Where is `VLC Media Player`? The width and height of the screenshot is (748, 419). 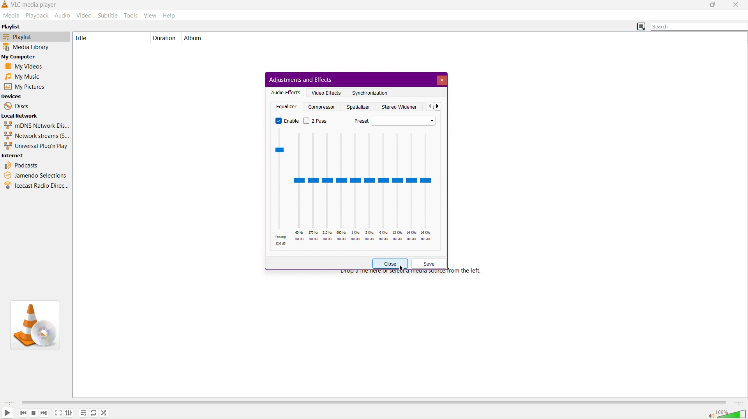
VLC Media Player is located at coordinates (30, 5).